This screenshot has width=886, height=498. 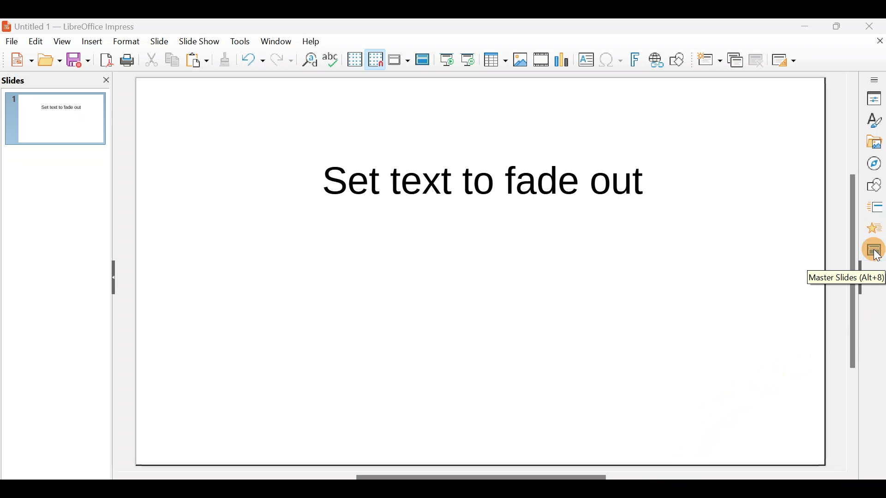 What do you see at coordinates (447, 59) in the screenshot?
I see `Start from first slide` at bounding box center [447, 59].